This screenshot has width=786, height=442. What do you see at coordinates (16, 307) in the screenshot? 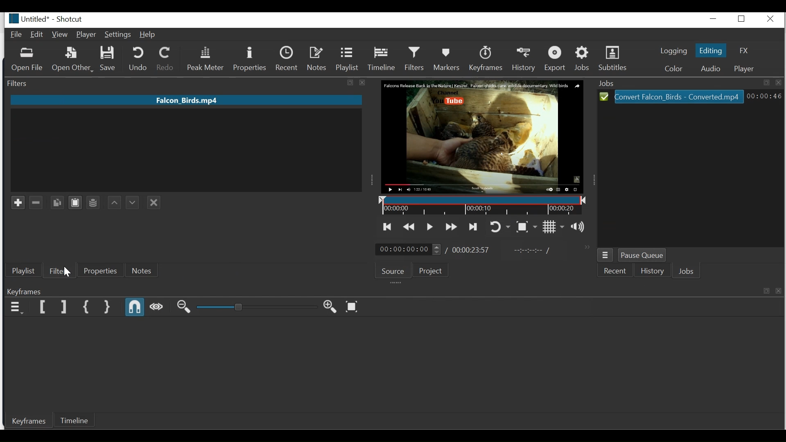
I see `Keyframe menu` at bounding box center [16, 307].